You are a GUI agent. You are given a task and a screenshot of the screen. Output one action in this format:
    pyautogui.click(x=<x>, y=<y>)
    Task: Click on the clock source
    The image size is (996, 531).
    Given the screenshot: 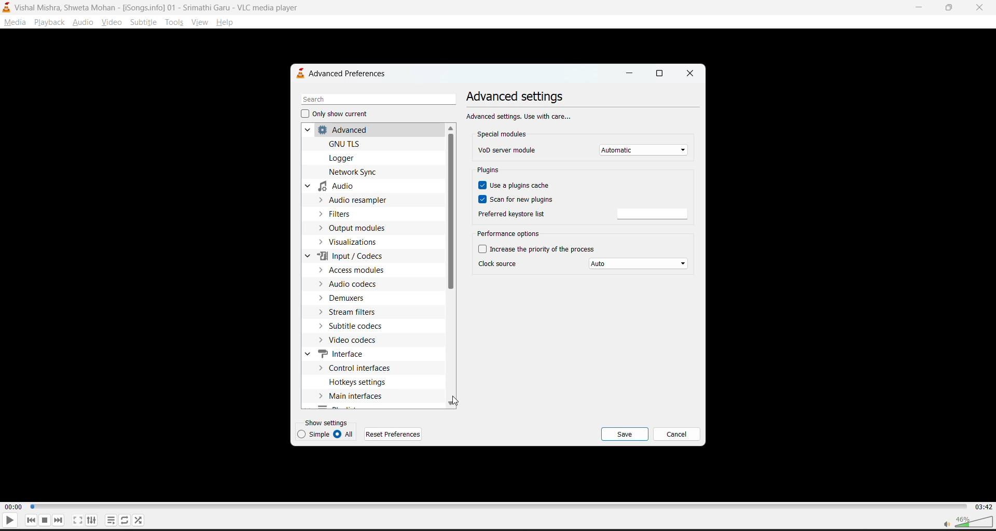 What is the action you would take?
    pyautogui.click(x=501, y=264)
    